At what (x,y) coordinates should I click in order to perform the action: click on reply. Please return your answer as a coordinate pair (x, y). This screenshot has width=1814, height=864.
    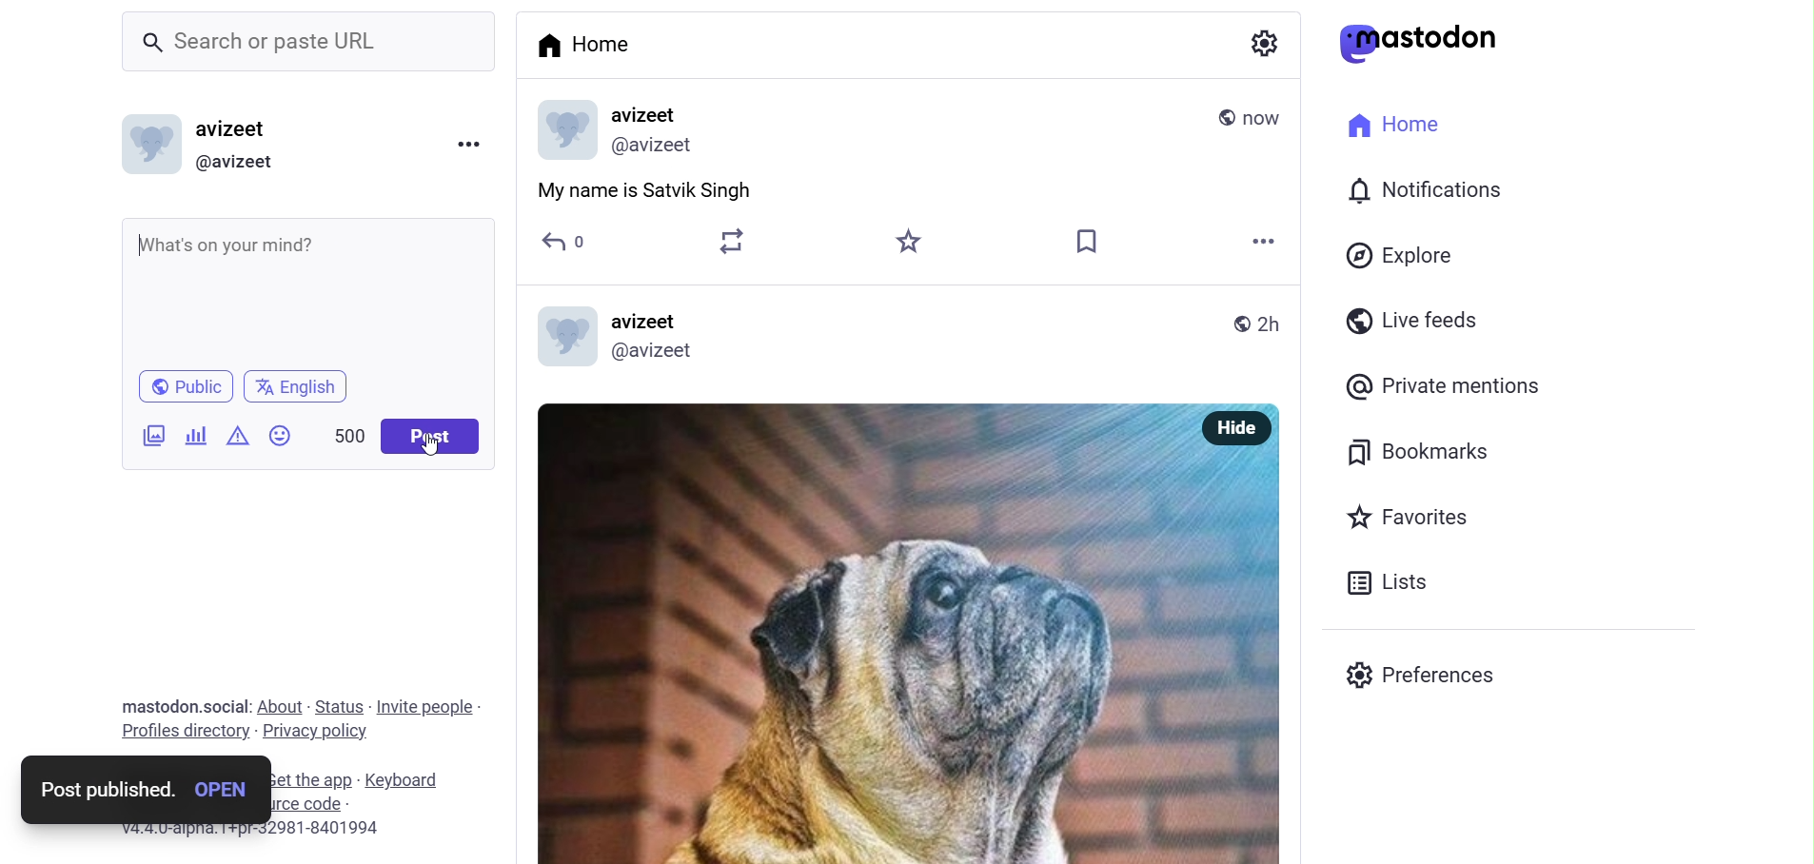
    Looking at the image, I should click on (569, 244).